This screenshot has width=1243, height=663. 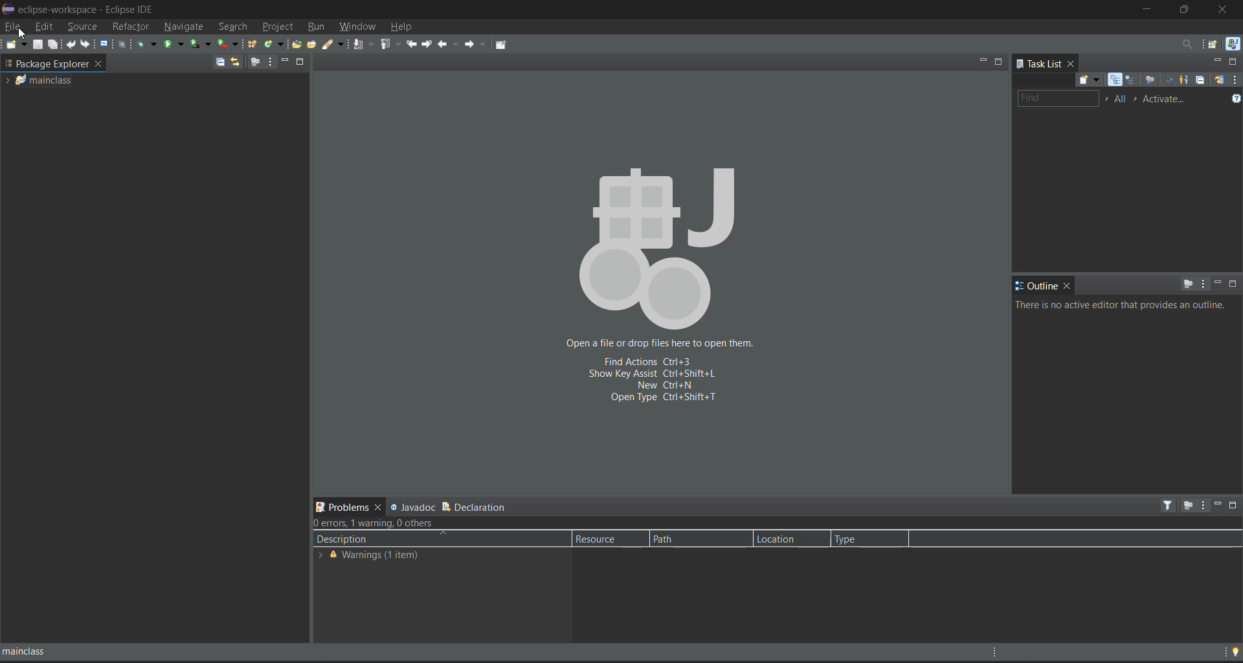 I want to click on type, so click(x=862, y=539).